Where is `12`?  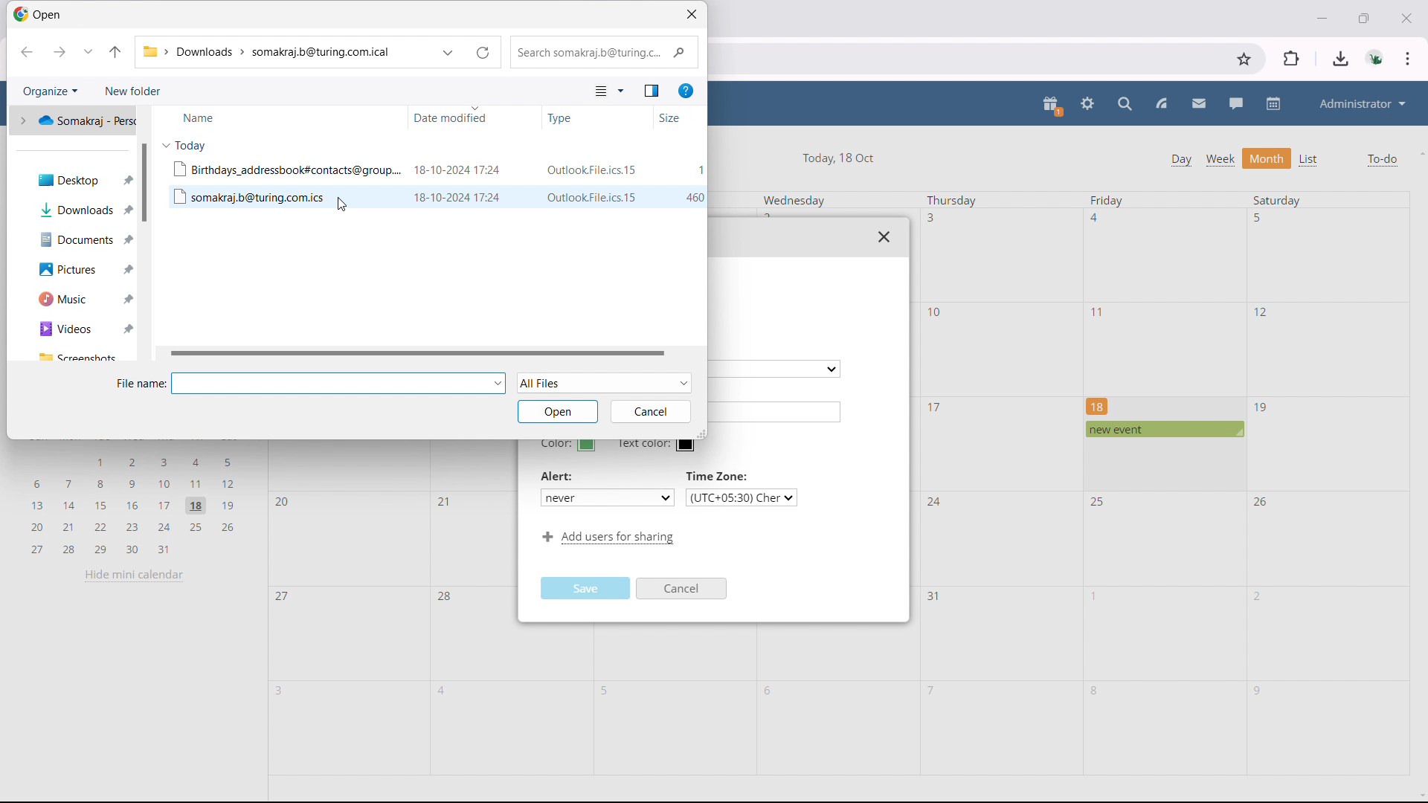 12 is located at coordinates (1261, 311).